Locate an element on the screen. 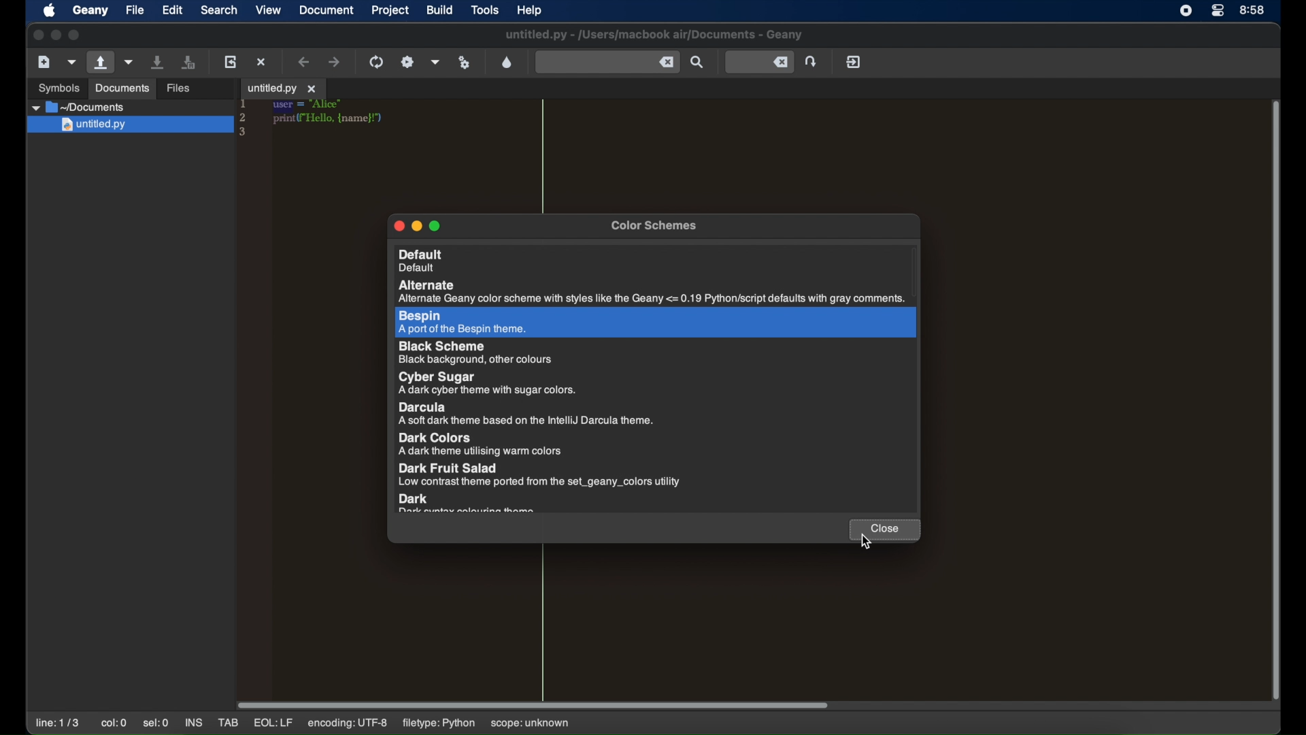 This screenshot has width=1306, height=735. find the entered text in current file is located at coordinates (697, 63).